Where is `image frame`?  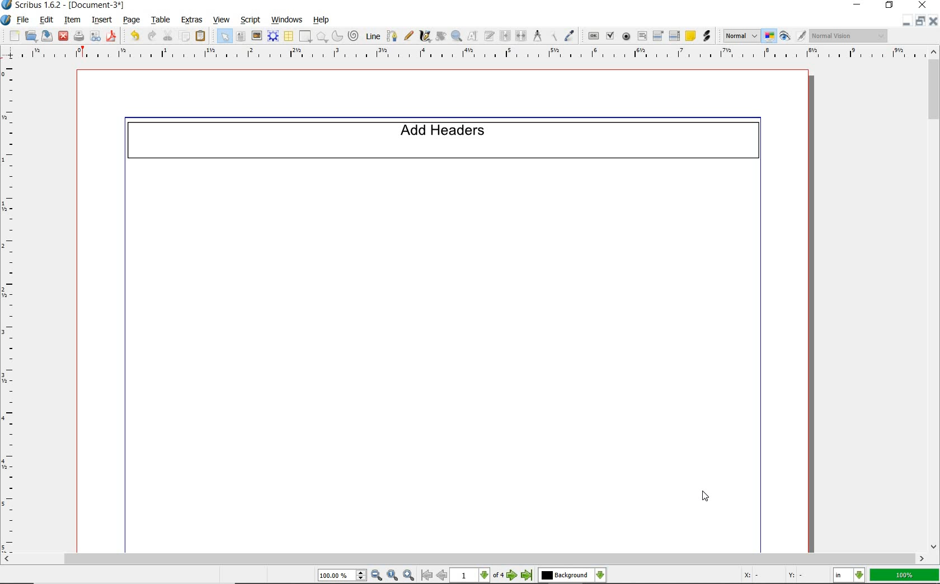 image frame is located at coordinates (257, 36).